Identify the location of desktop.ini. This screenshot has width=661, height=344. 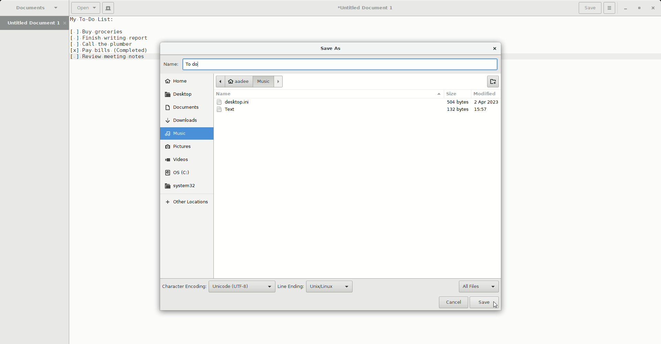
(235, 102).